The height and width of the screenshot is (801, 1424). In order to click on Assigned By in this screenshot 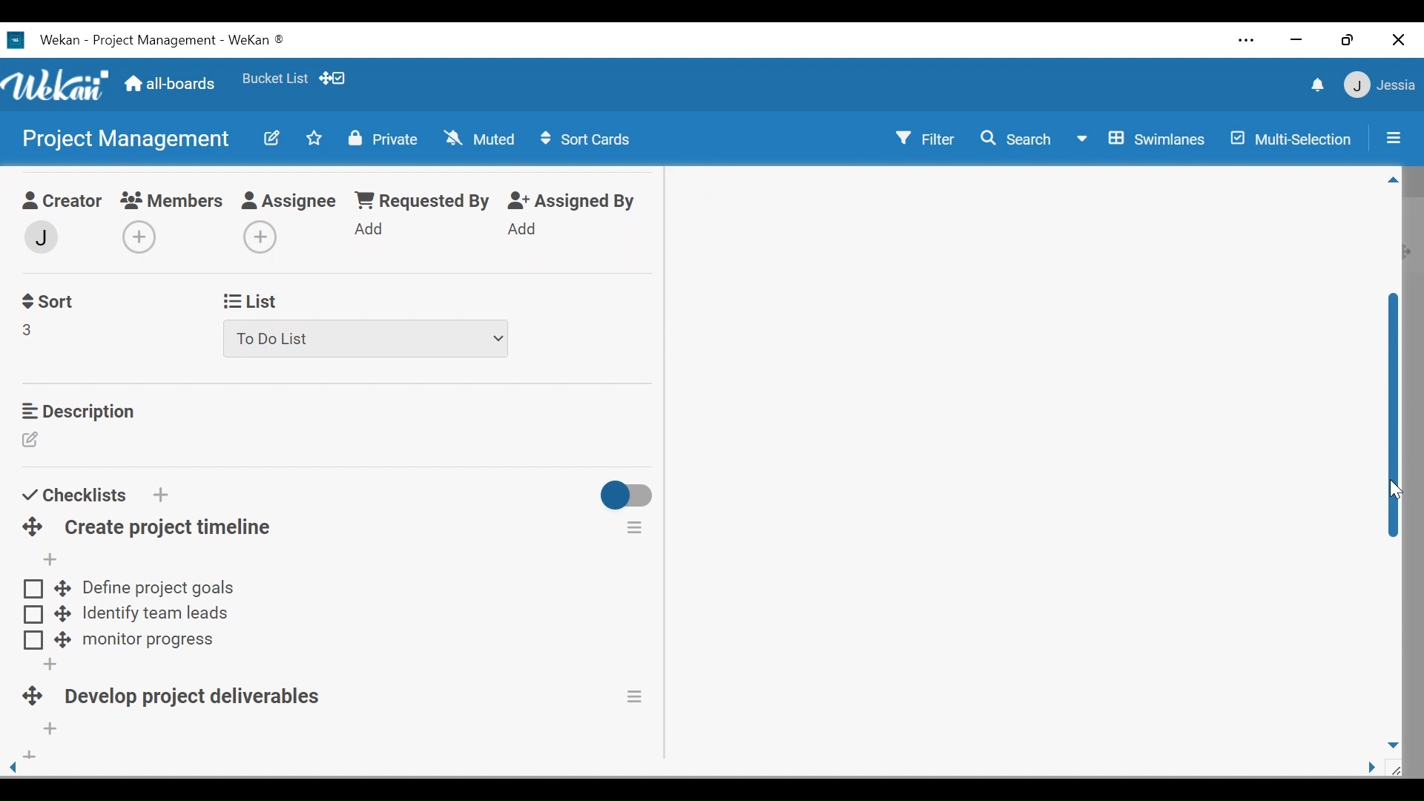, I will do `click(573, 201)`.